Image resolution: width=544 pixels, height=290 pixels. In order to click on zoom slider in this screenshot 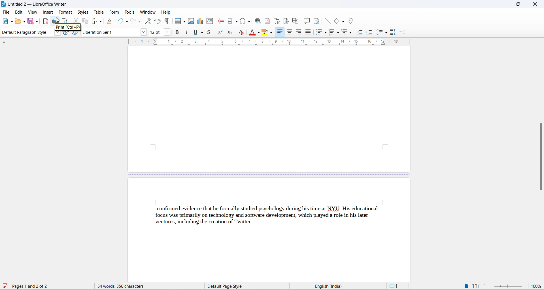, I will do `click(509, 286)`.